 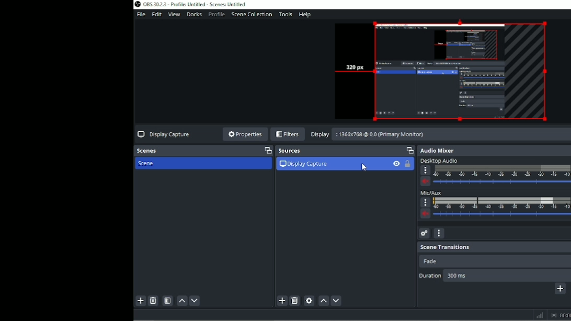 I want to click on Audio mixer, so click(x=439, y=150).